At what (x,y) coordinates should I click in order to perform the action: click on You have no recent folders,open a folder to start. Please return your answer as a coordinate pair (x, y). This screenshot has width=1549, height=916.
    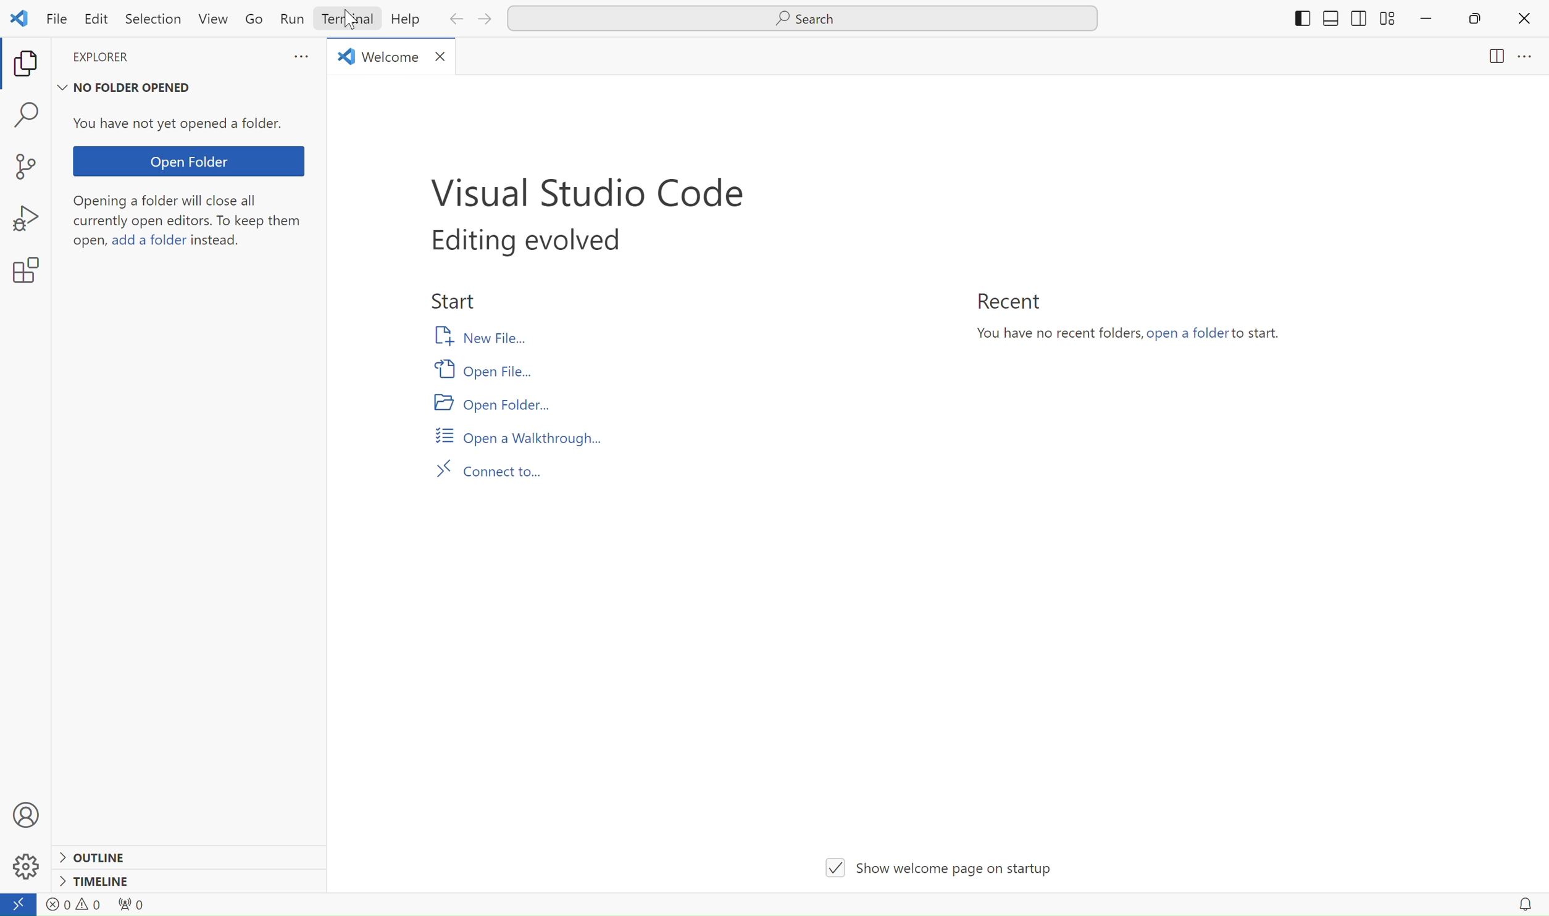
    Looking at the image, I should click on (1129, 339).